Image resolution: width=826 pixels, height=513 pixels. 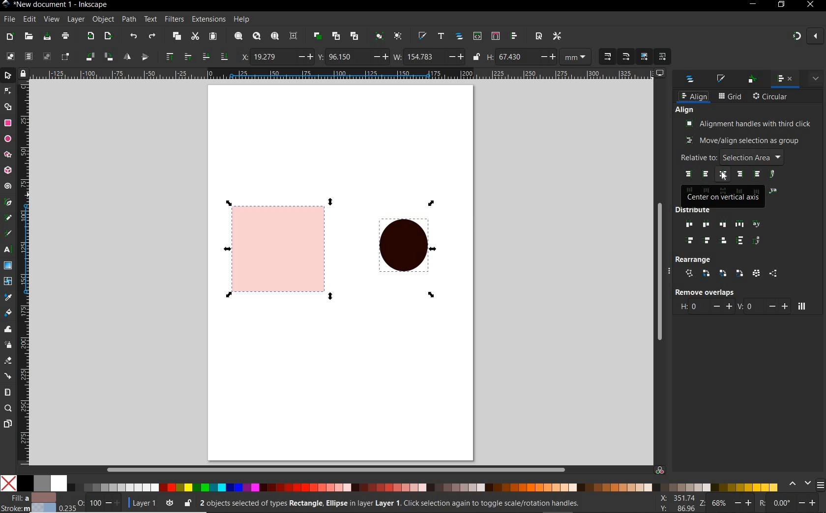 What do you see at coordinates (7, 424) in the screenshot?
I see `page tool` at bounding box center [7, 424].